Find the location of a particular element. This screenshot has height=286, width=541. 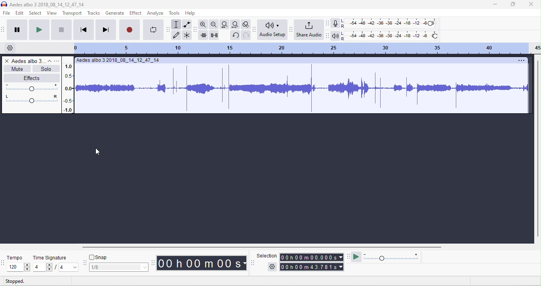

redo is located at coordinates (246, 35).